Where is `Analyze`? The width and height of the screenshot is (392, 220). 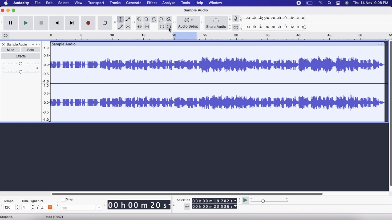
Analyze is located at coordinates (169, 3).